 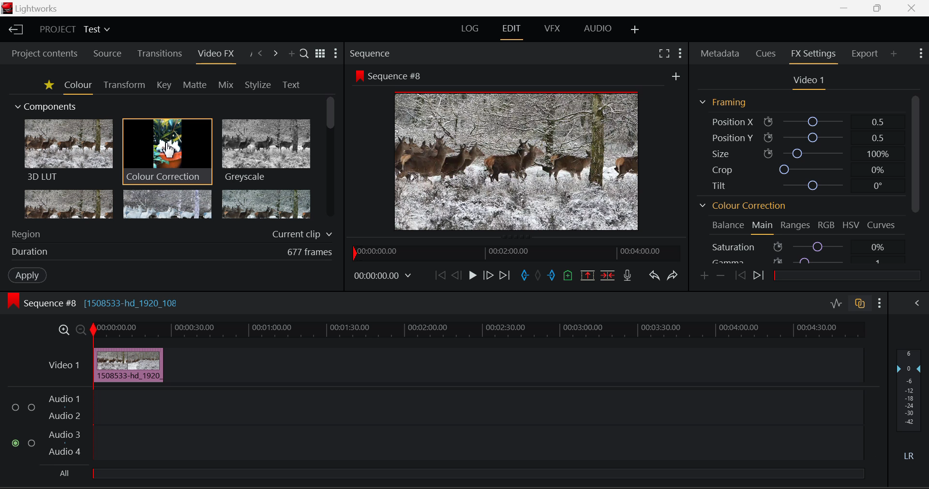 What do you see at coordinates (719, 277) in the screenshot?
I see `Remove keyframe` at bounding box center [719, 277].